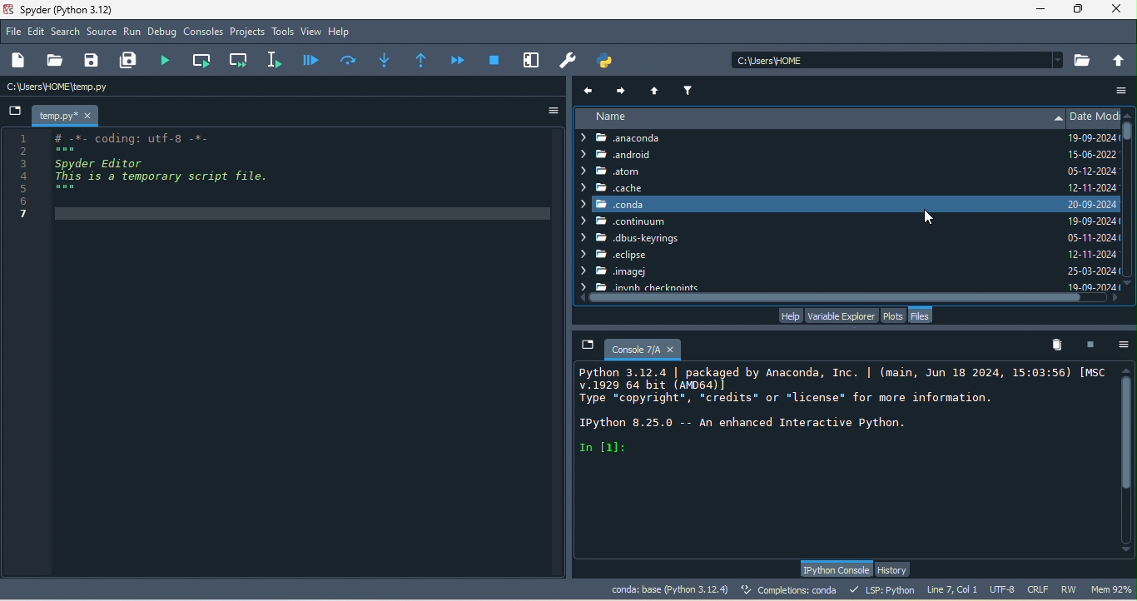  What do you see at coordinates (311, 32) in the screenshot?
I see `view` at bounding box center [311, 32].